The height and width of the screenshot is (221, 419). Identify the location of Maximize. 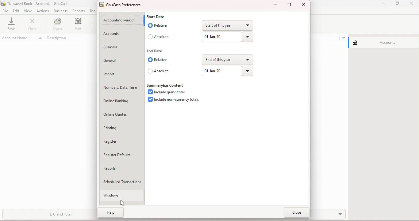
(399, 4).